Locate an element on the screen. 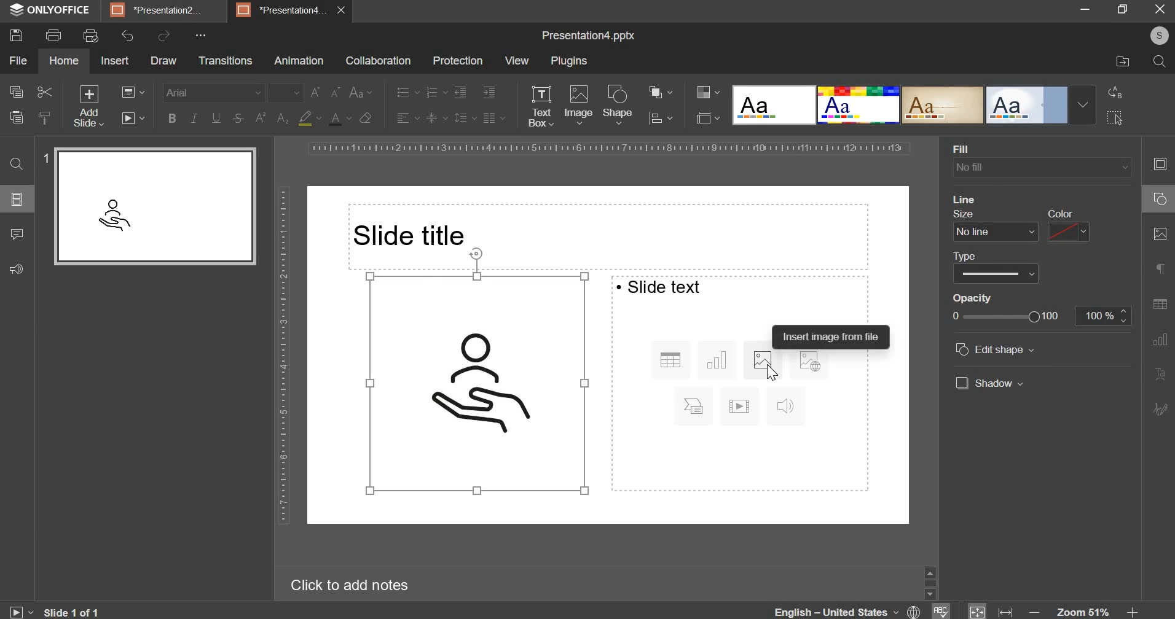  plugins is located at coordinates (568, 60).